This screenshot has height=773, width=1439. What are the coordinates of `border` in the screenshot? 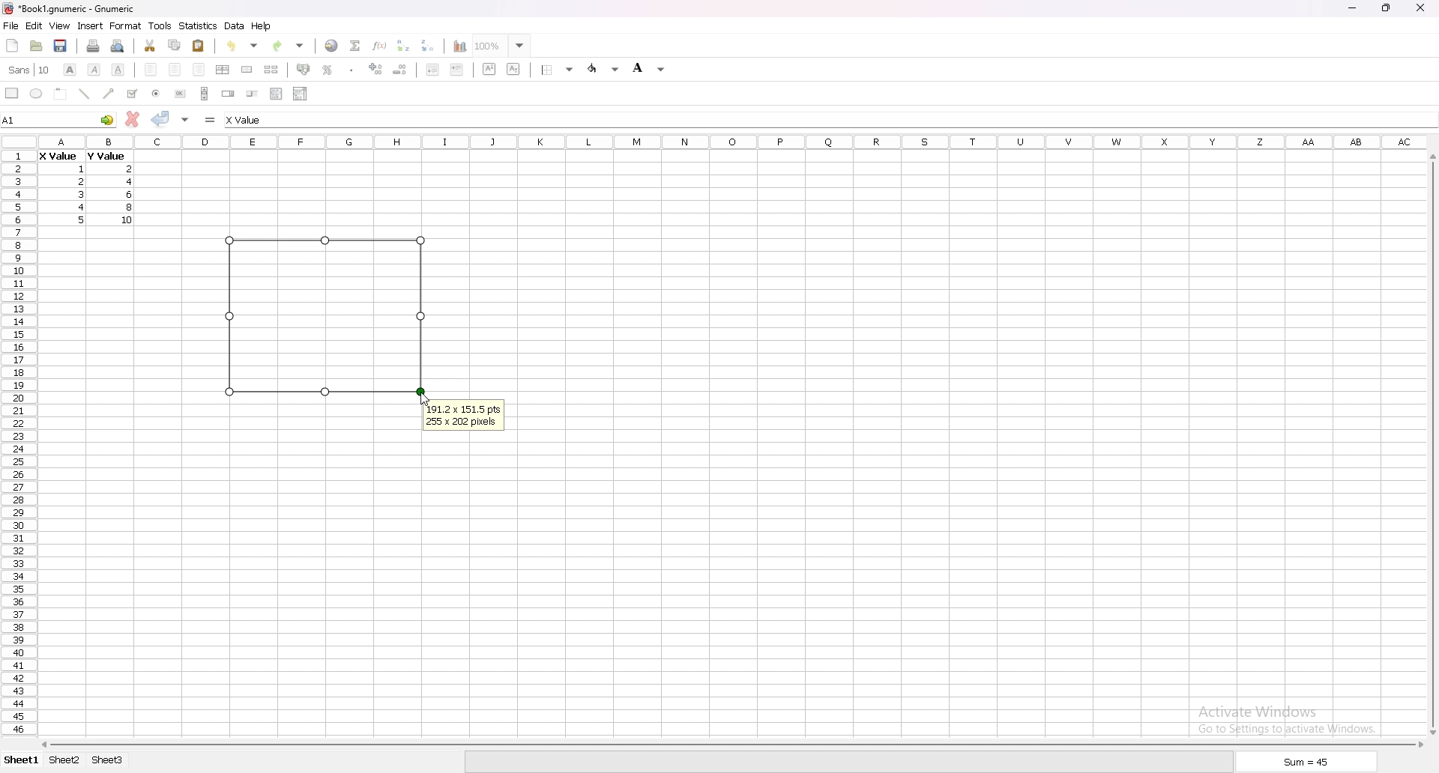 It's located at (559, 69).